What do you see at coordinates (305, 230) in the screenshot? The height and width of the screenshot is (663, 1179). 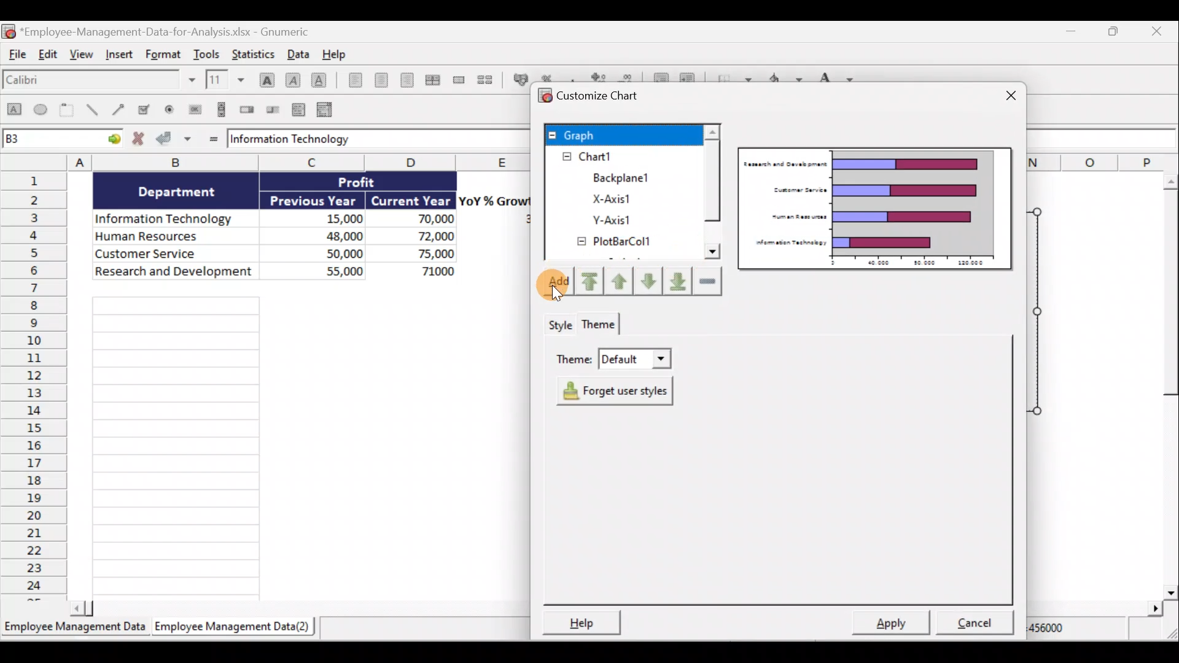 I see `Data` at bounding box center [305, 230].